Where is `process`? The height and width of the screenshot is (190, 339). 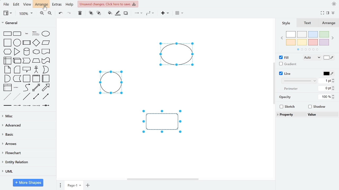
process is located at coordinates (27, 42).